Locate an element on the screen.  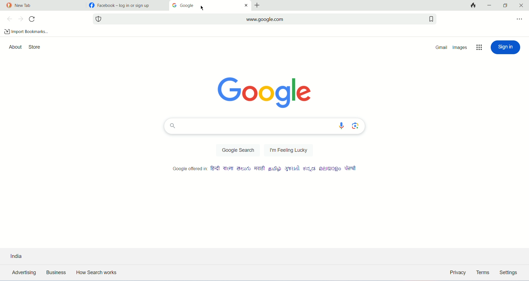
advertising is located at coordinates (23, 273).